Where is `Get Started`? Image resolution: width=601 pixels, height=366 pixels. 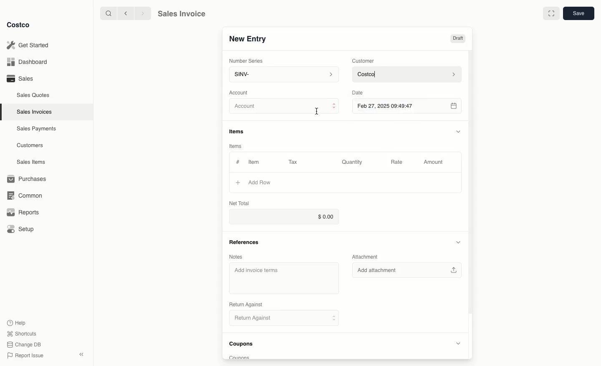 Get Started is located at coordinates (29, 45).